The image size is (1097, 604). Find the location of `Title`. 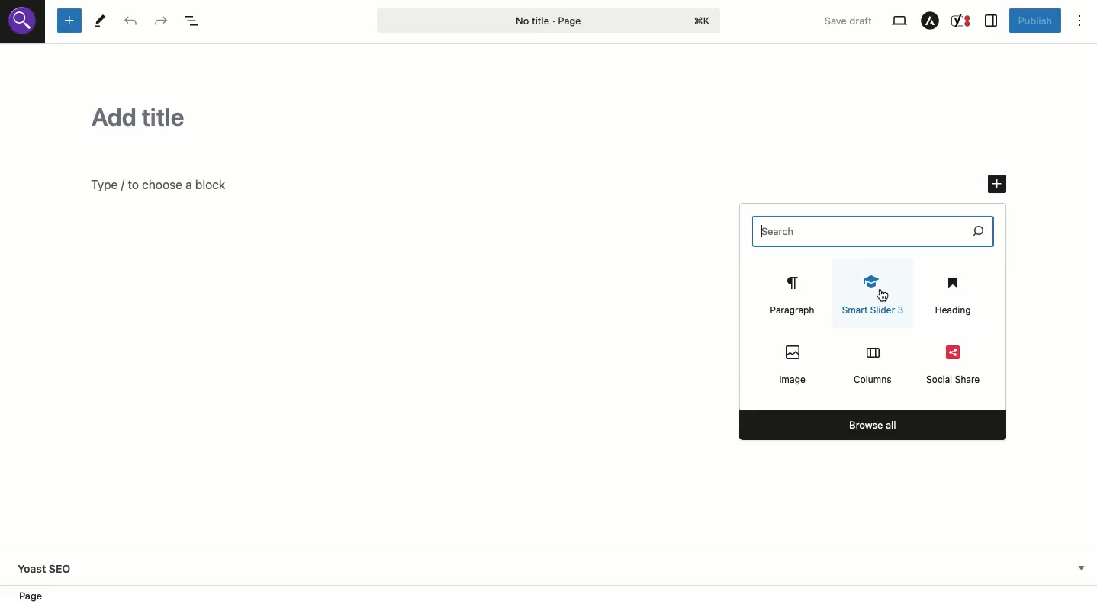

Title is located at coordinates (533, 116).